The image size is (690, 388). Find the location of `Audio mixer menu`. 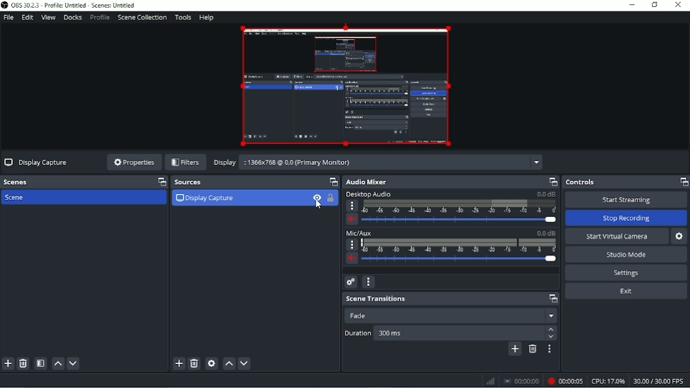

Audio mixer menu is located at coordinates (369, 281).